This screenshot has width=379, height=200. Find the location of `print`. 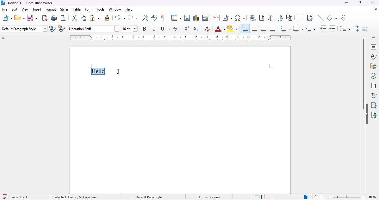

print is located at coordinates (54, 18).